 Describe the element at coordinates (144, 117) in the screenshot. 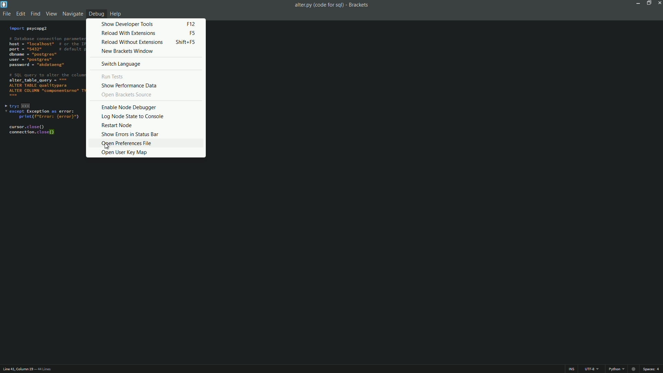

I see `Log node state to console` at that location.